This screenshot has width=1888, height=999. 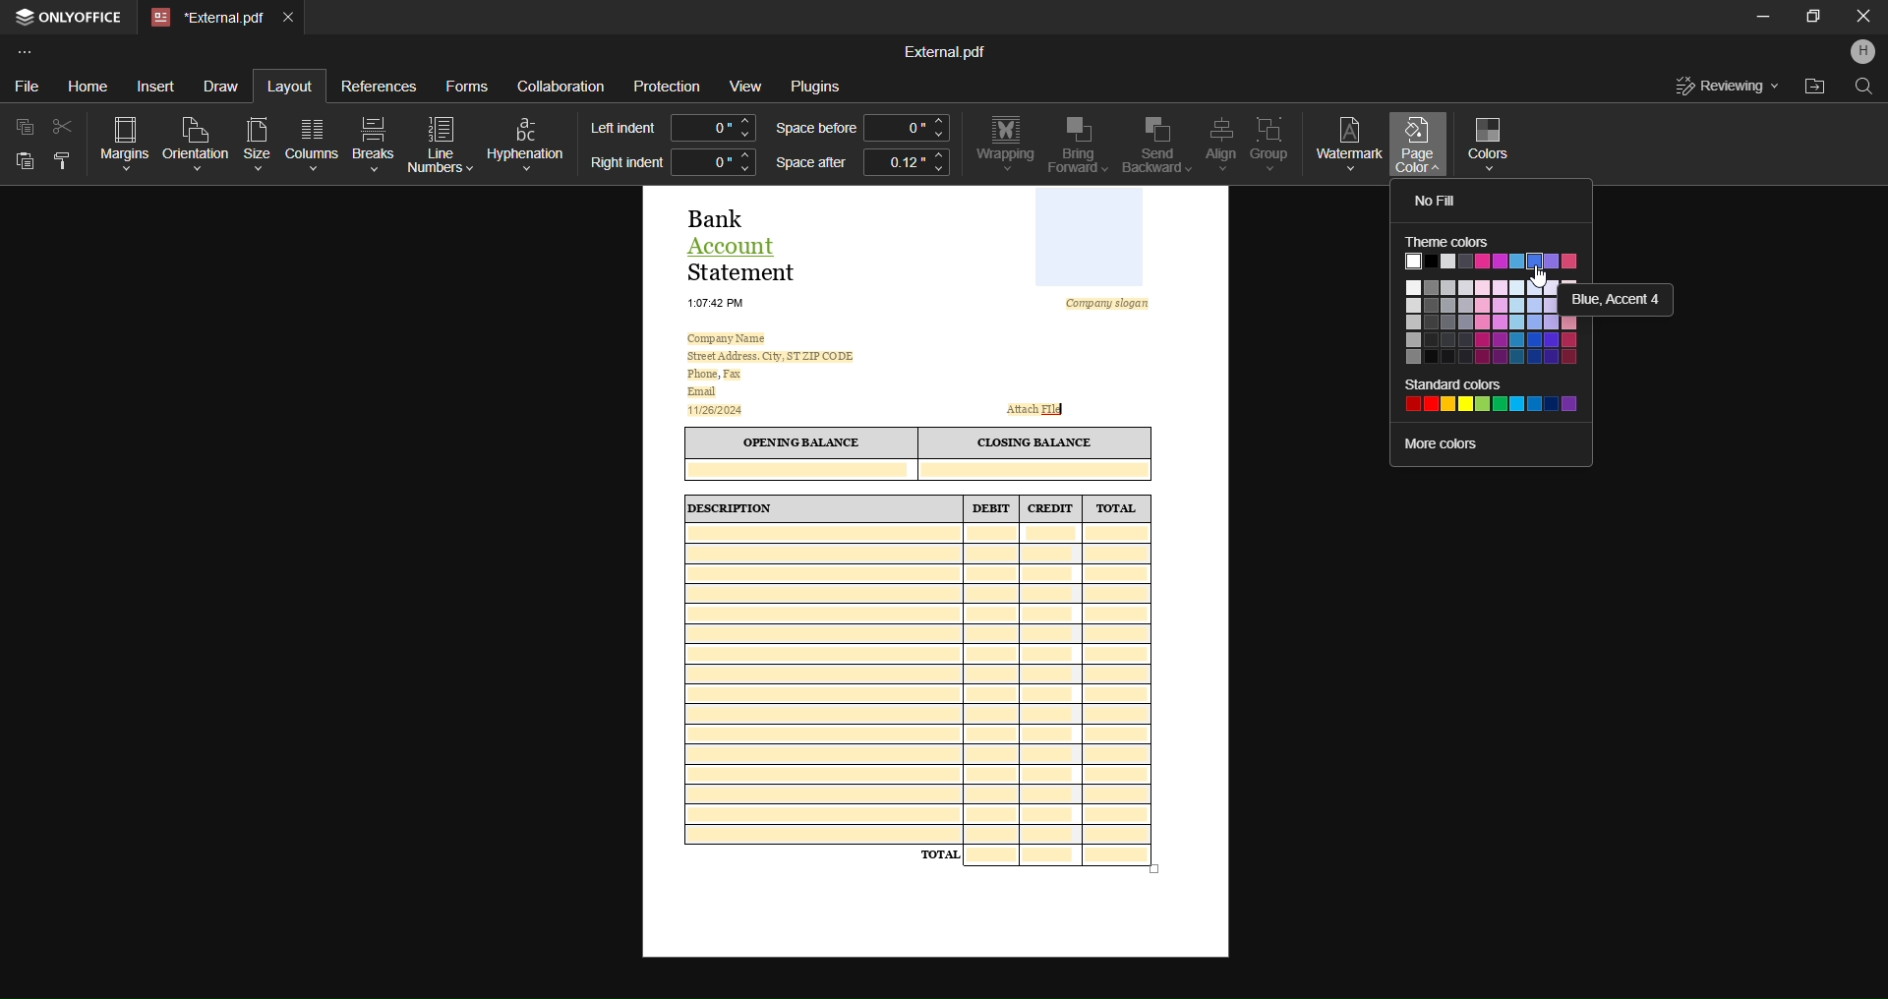 I want to click on Adjust Right Indent, so click(x=713, y=161).